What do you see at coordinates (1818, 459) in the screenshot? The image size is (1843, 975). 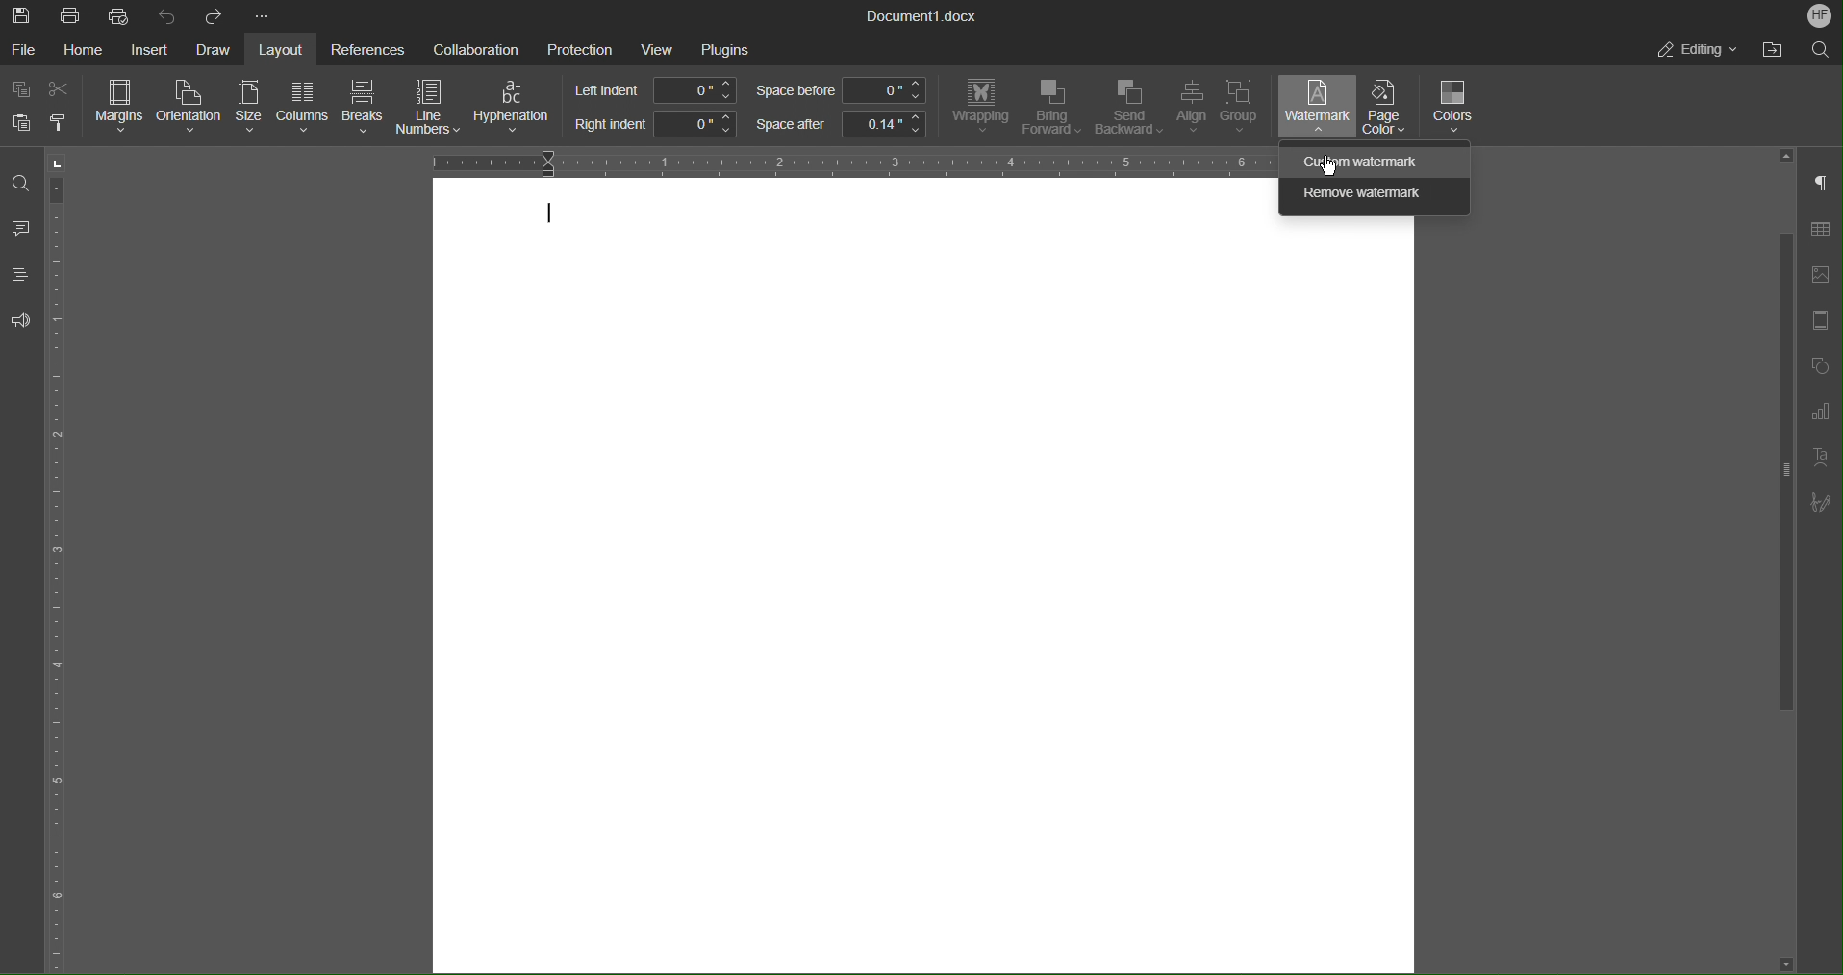 I see `Text Art` at bounding box center [1818, 459].